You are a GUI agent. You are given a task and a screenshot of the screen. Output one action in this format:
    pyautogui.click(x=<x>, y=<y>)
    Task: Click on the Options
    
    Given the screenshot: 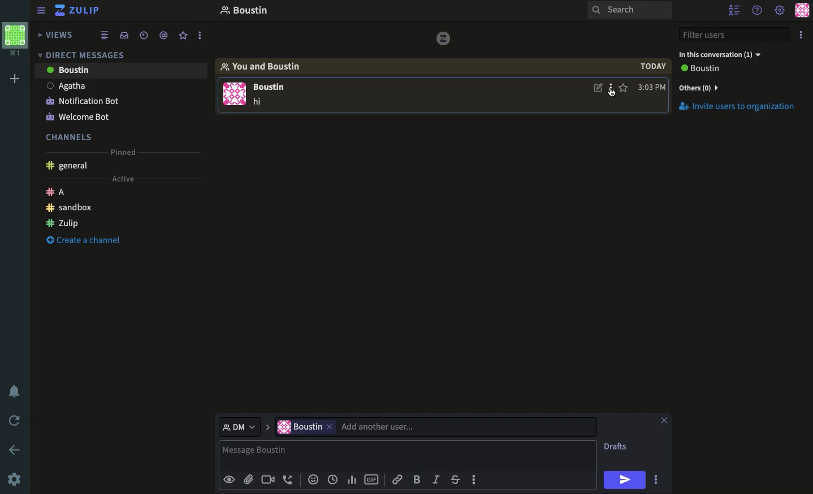 What is the action you would take?
    pyautogui.click(x=474, y=478)
    